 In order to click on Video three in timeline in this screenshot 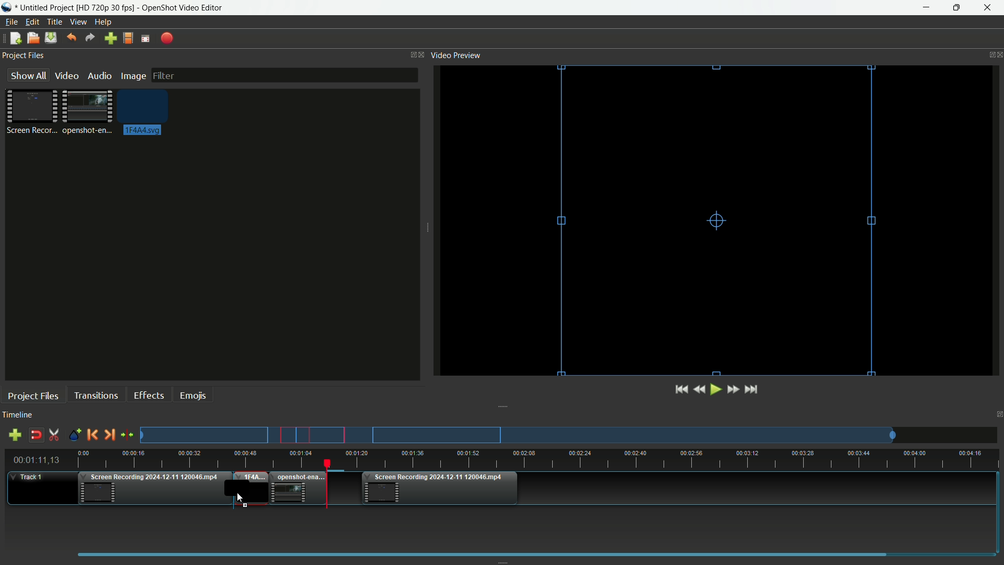, I will do `click(441, 489)`.